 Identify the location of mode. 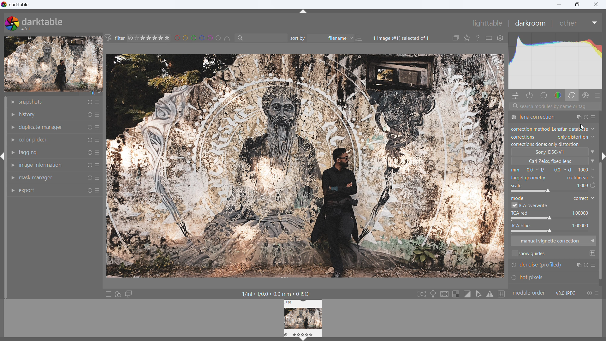
(519, 198).